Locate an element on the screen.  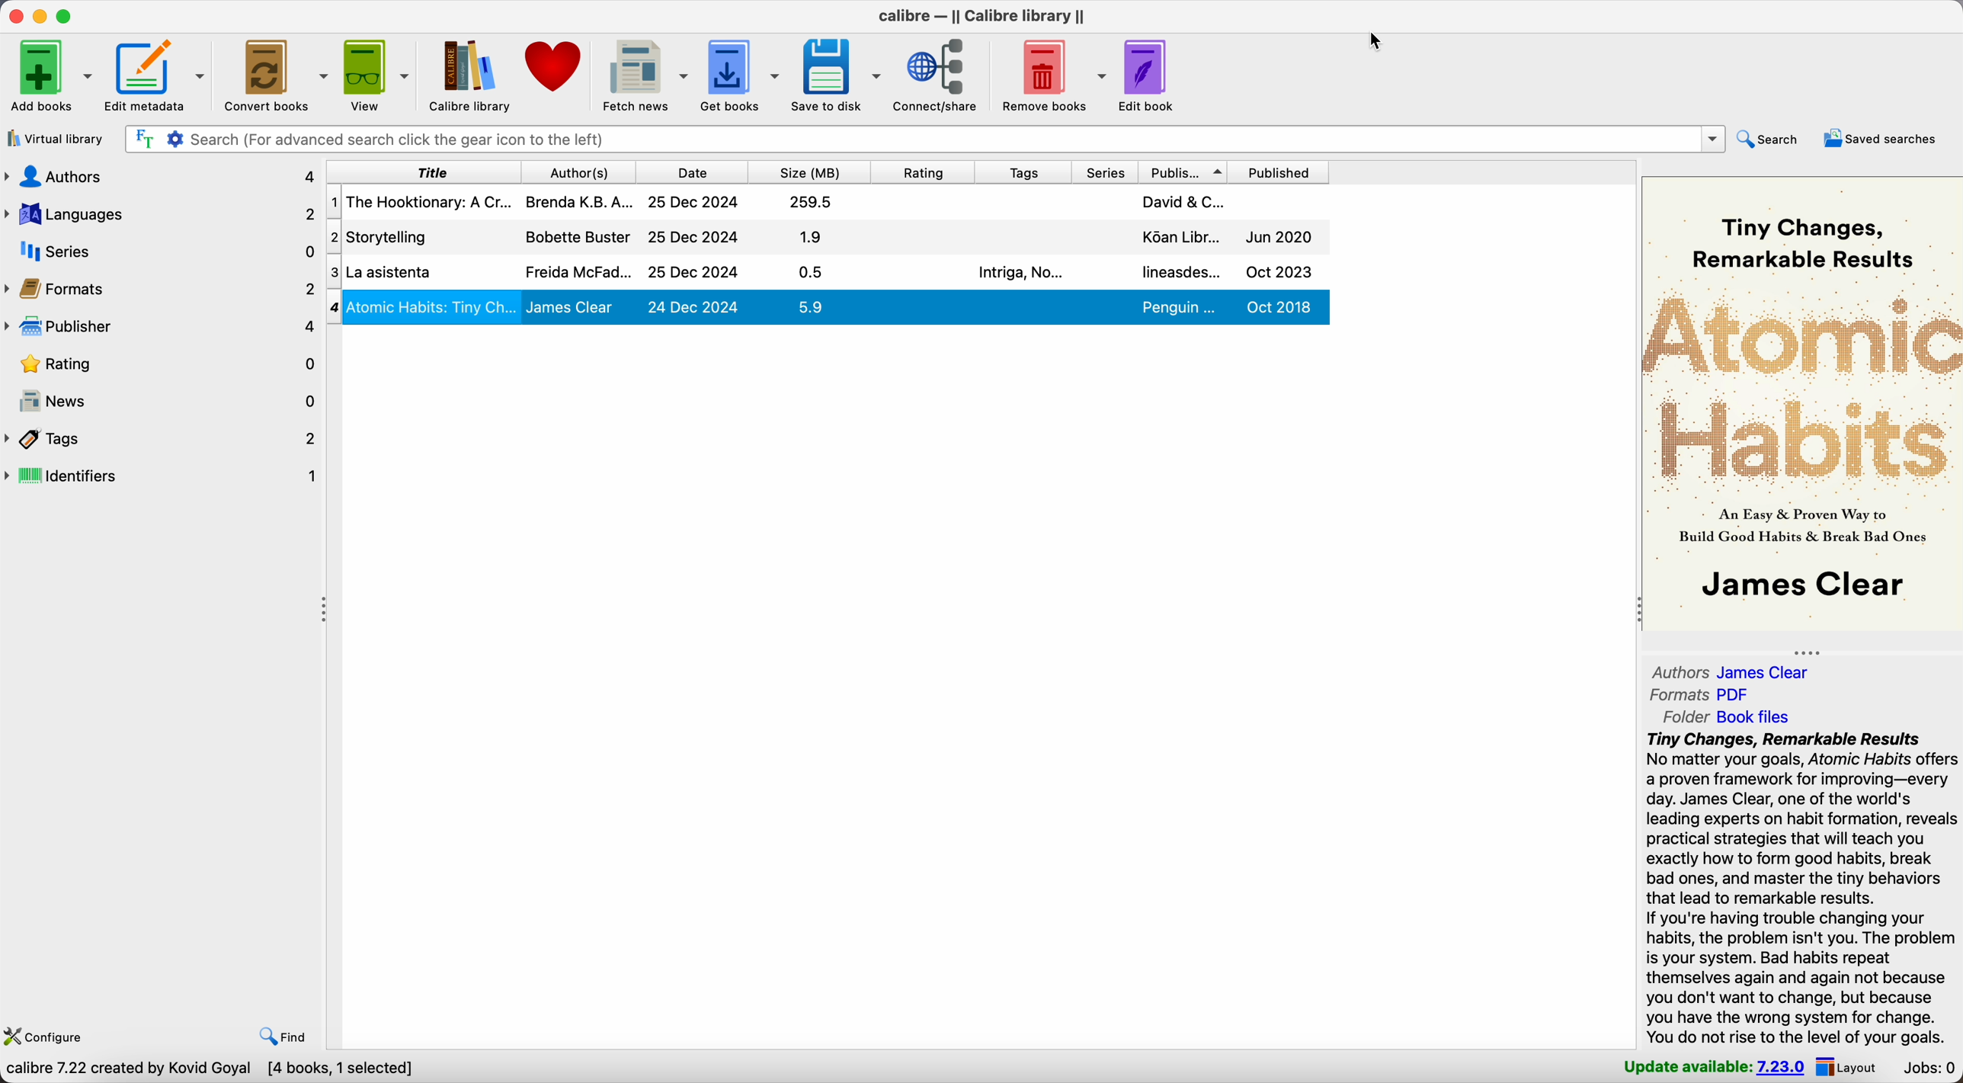
toggle expand/contract is located at coordinates (1805, 652).